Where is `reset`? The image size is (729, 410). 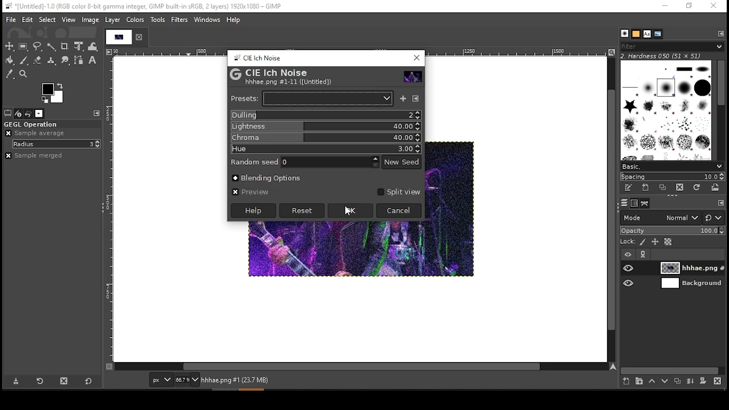 reset is located at coordinates (302, 211).